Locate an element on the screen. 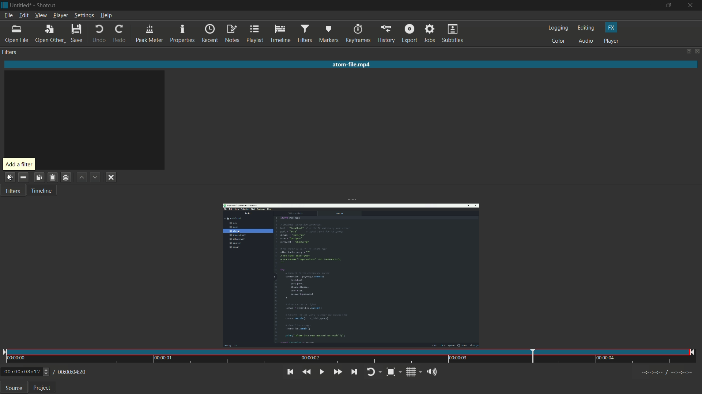  save filter set is located at coordinates (65, 178).